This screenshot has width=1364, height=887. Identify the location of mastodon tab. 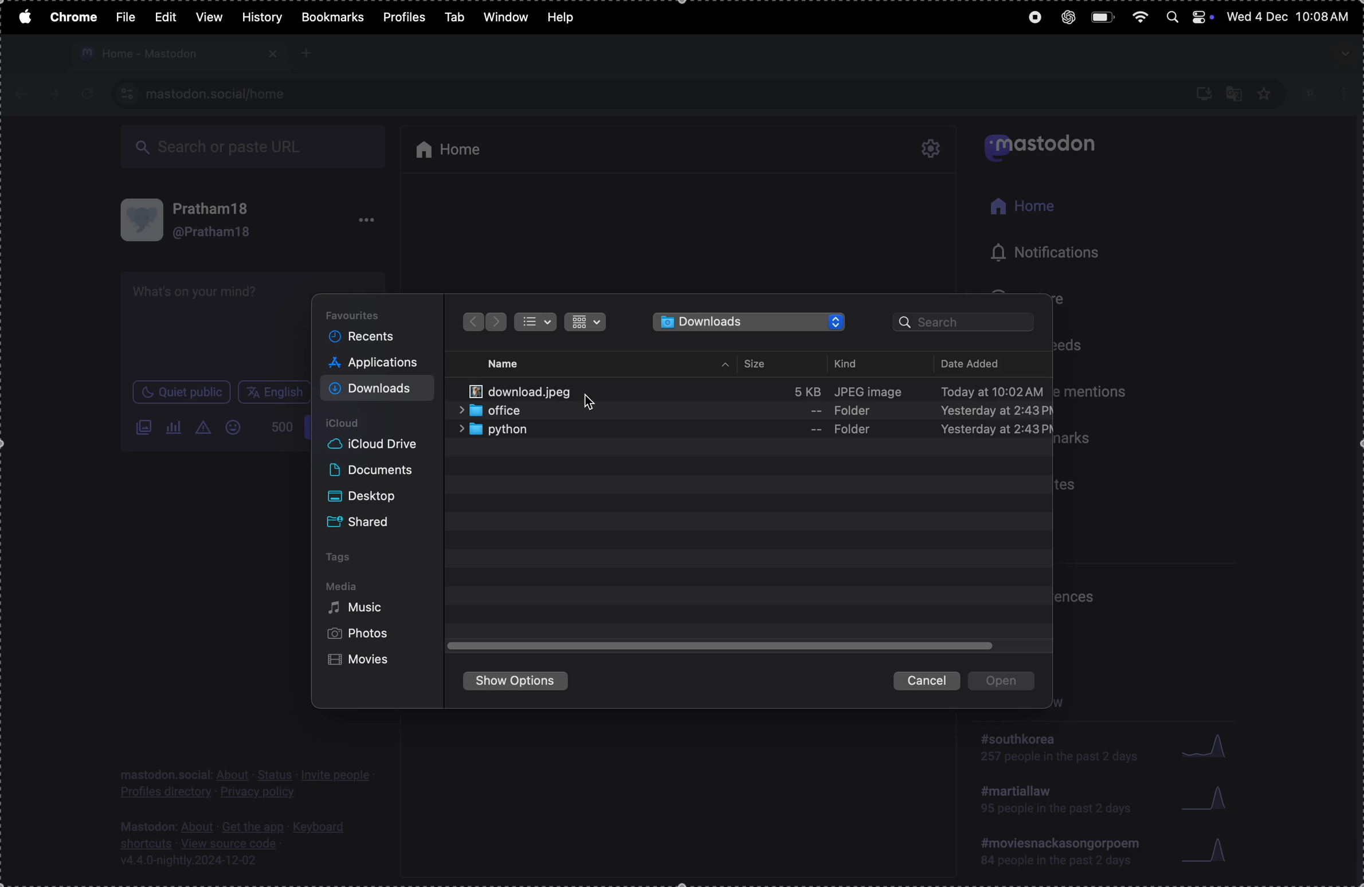
(177, 54).